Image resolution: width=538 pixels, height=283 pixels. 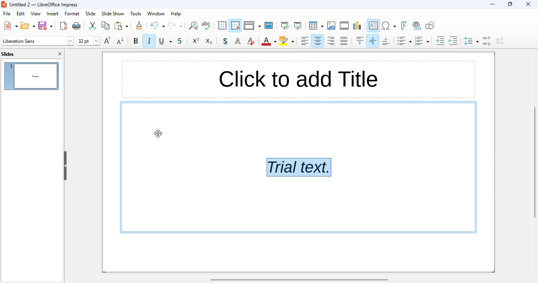 I want to click on justified, so click(x=344, y=40).